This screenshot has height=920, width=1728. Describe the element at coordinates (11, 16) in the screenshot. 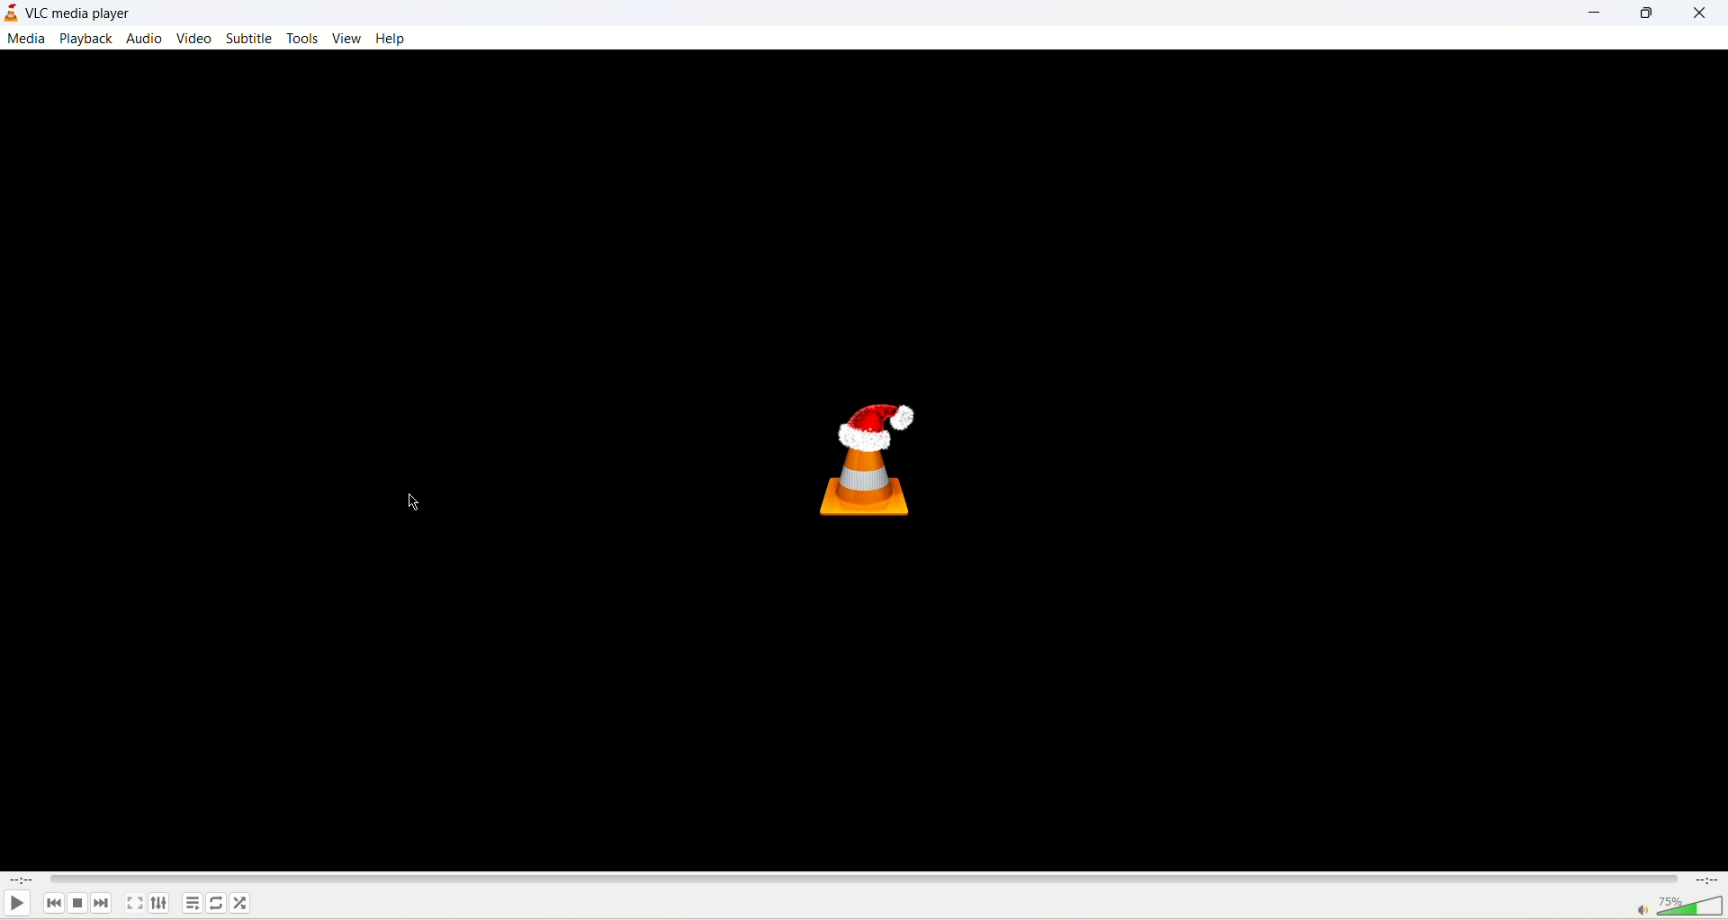

I see `logo` at that location.